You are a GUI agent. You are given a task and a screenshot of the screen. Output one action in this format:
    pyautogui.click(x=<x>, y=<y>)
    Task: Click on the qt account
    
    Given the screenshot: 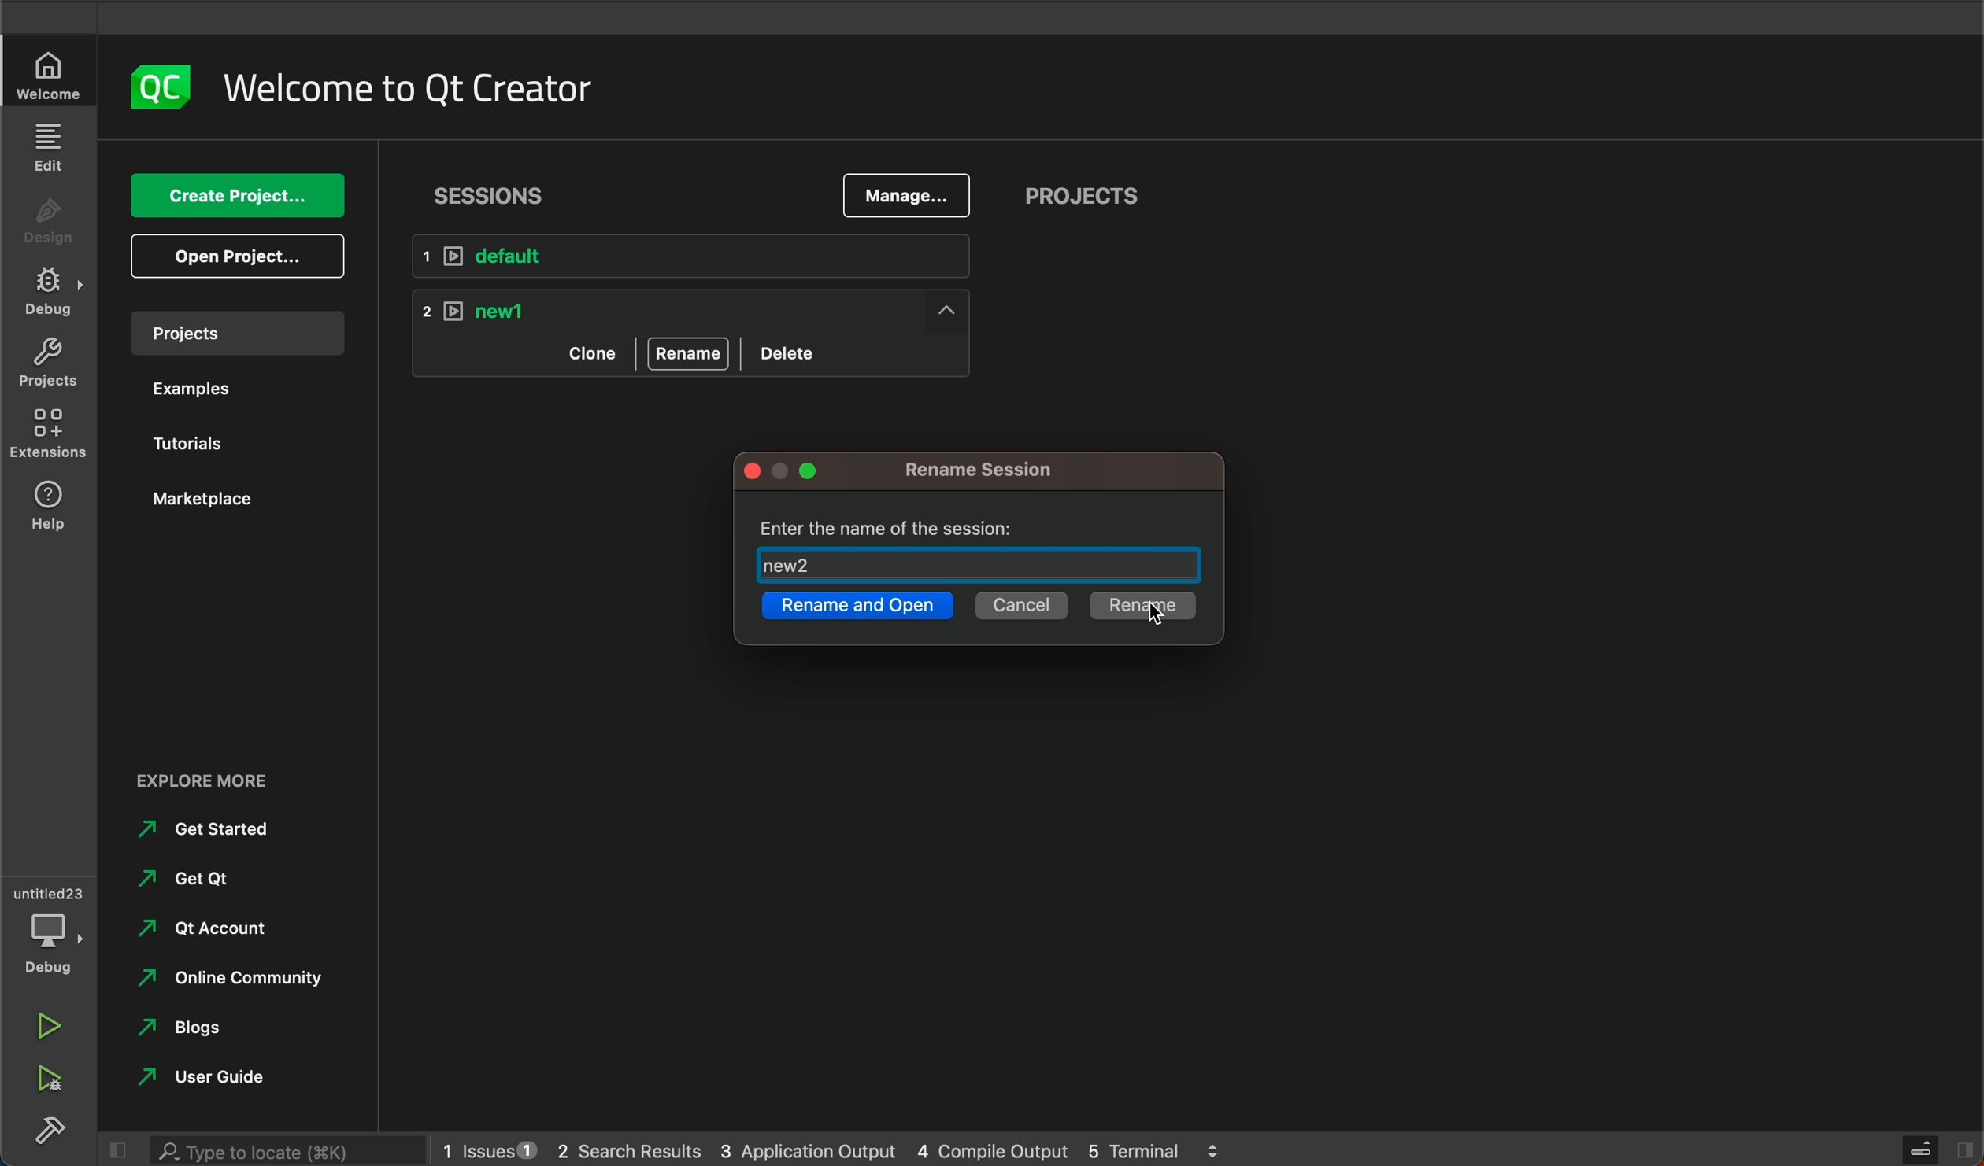 What is the action you would take?
    pyautogui.click(x=217, y=926)
    